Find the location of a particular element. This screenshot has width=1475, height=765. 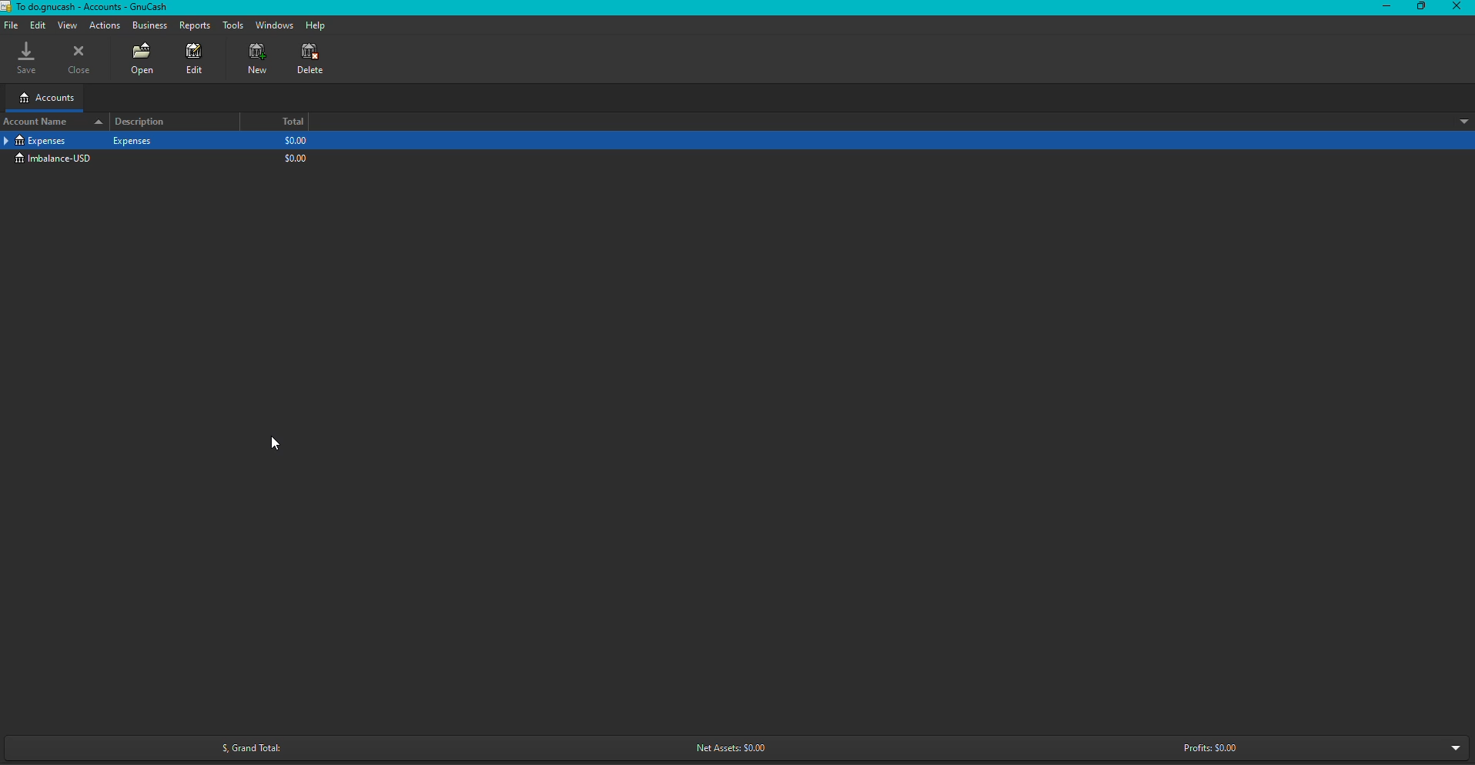

Reports is located at coordinates (192, 26).